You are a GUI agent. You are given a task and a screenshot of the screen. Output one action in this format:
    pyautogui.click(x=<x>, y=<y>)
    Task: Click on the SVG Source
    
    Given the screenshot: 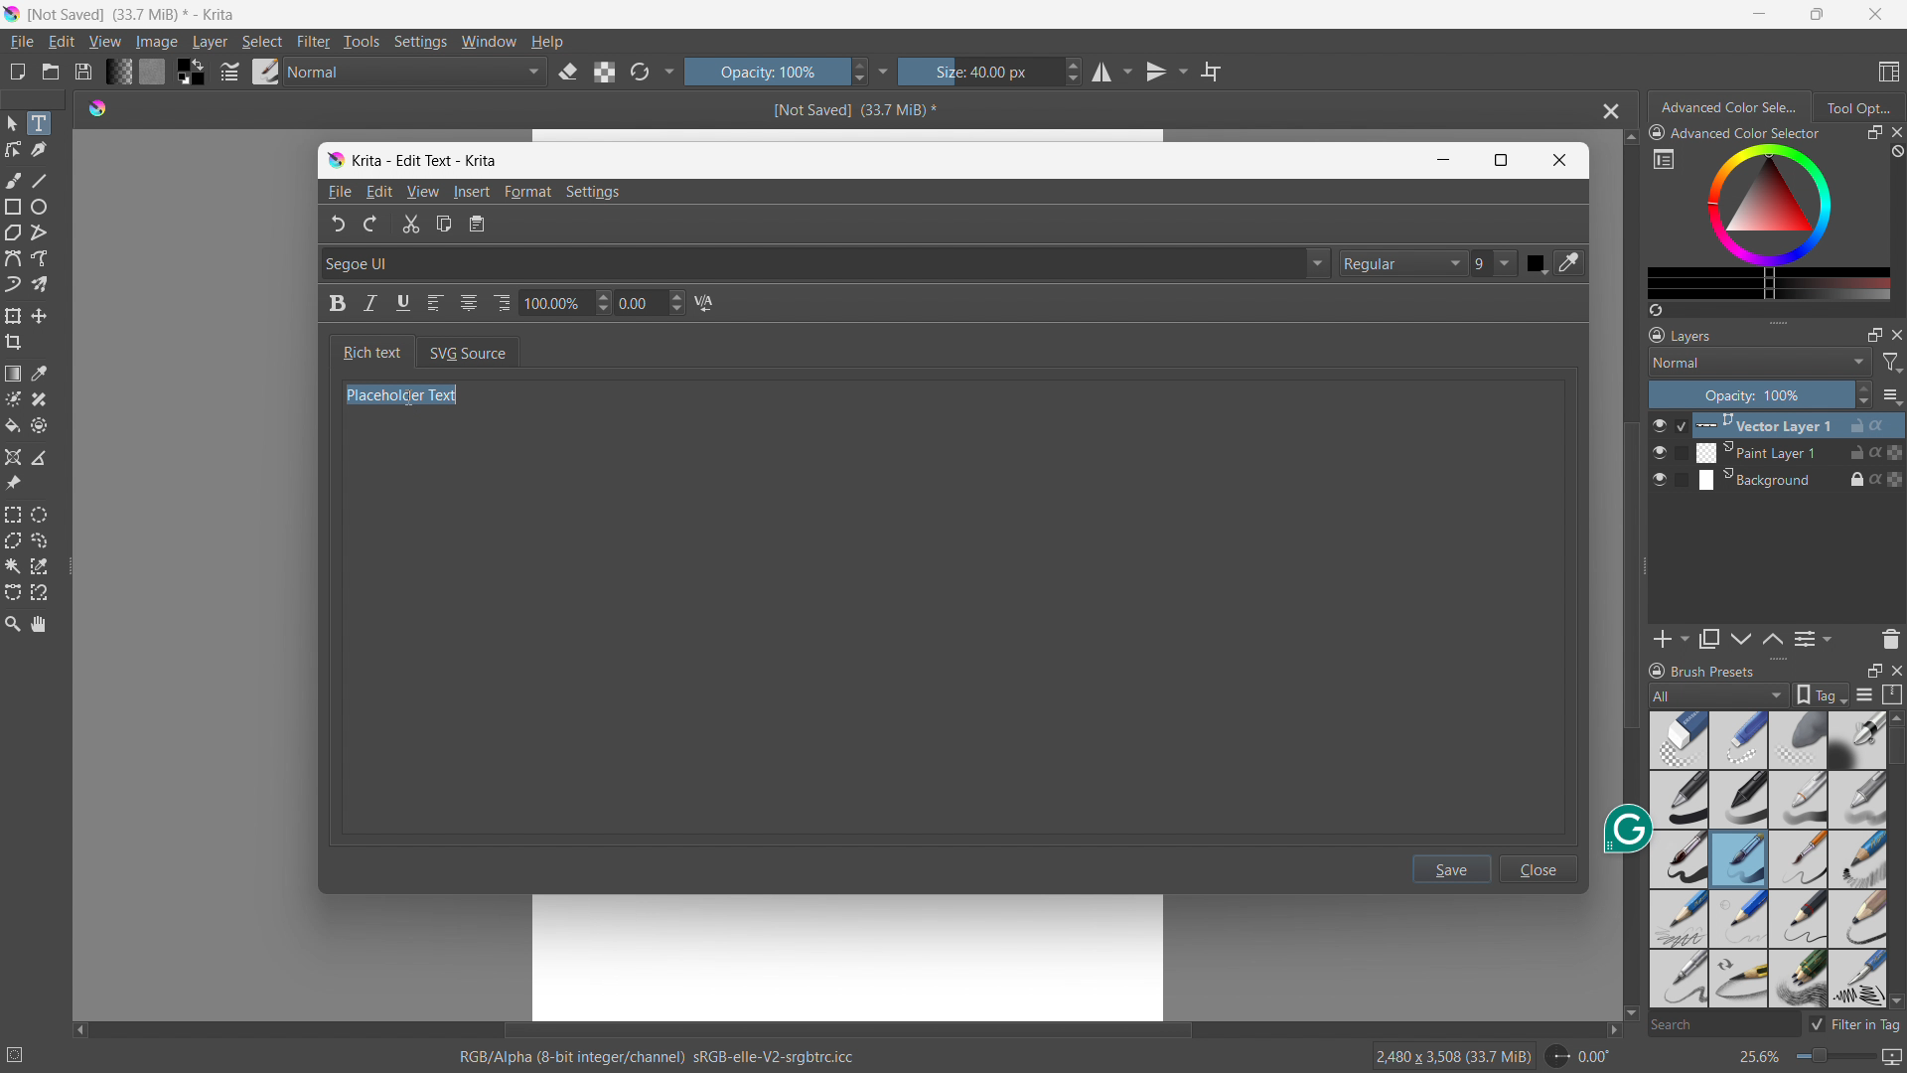 What is the action you would take?
    pyautogui.click(x=482, y=351)
    